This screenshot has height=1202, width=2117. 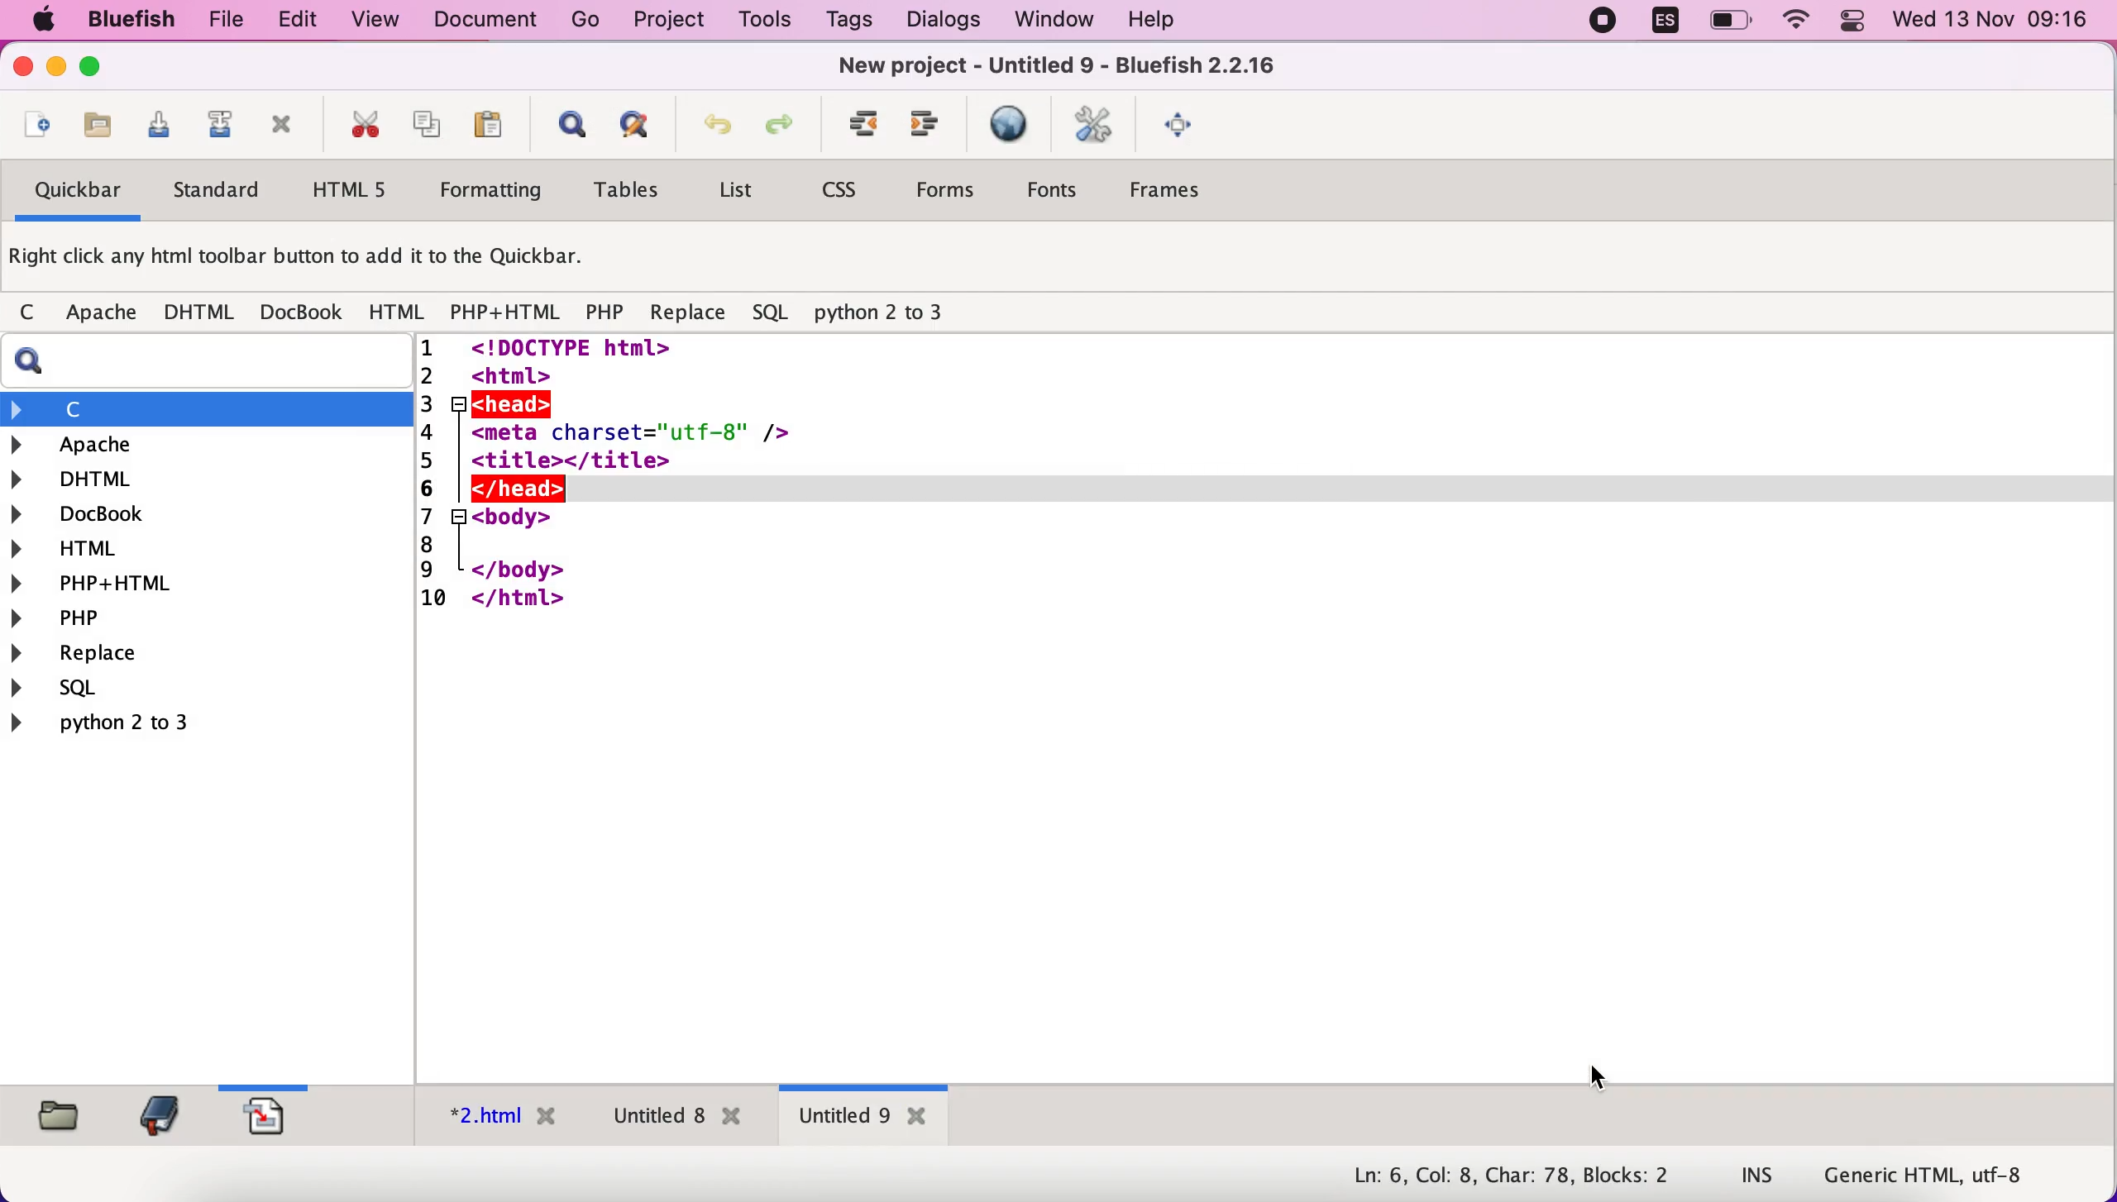 I want to click on edit preferences, so click(x=1096, y=127).